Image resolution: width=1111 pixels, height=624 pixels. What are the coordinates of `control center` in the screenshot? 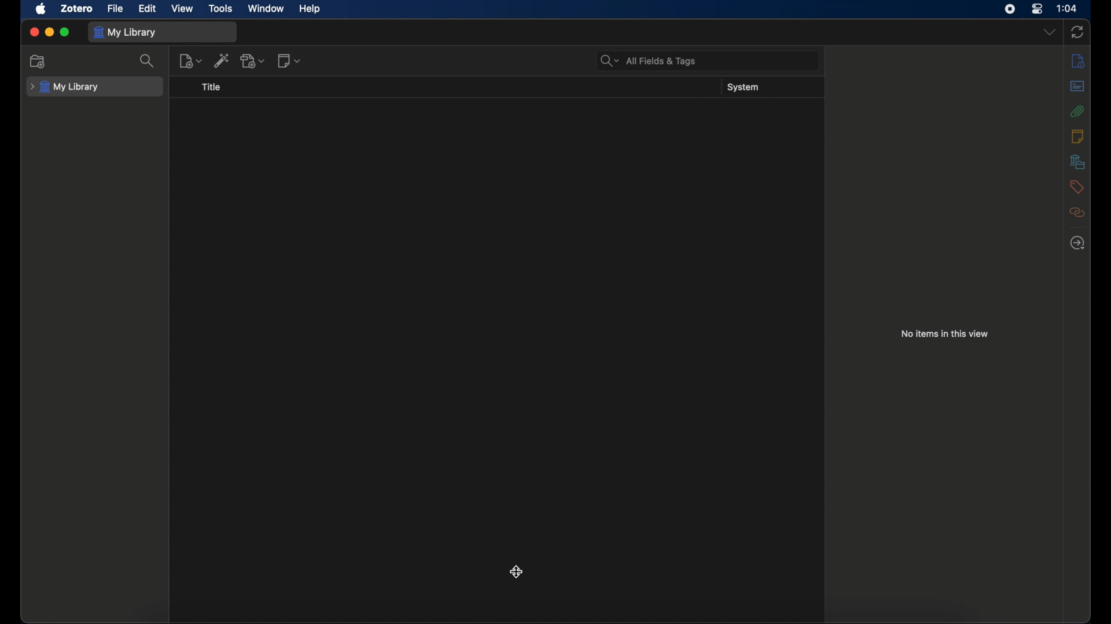 It's located at (1037, 9).